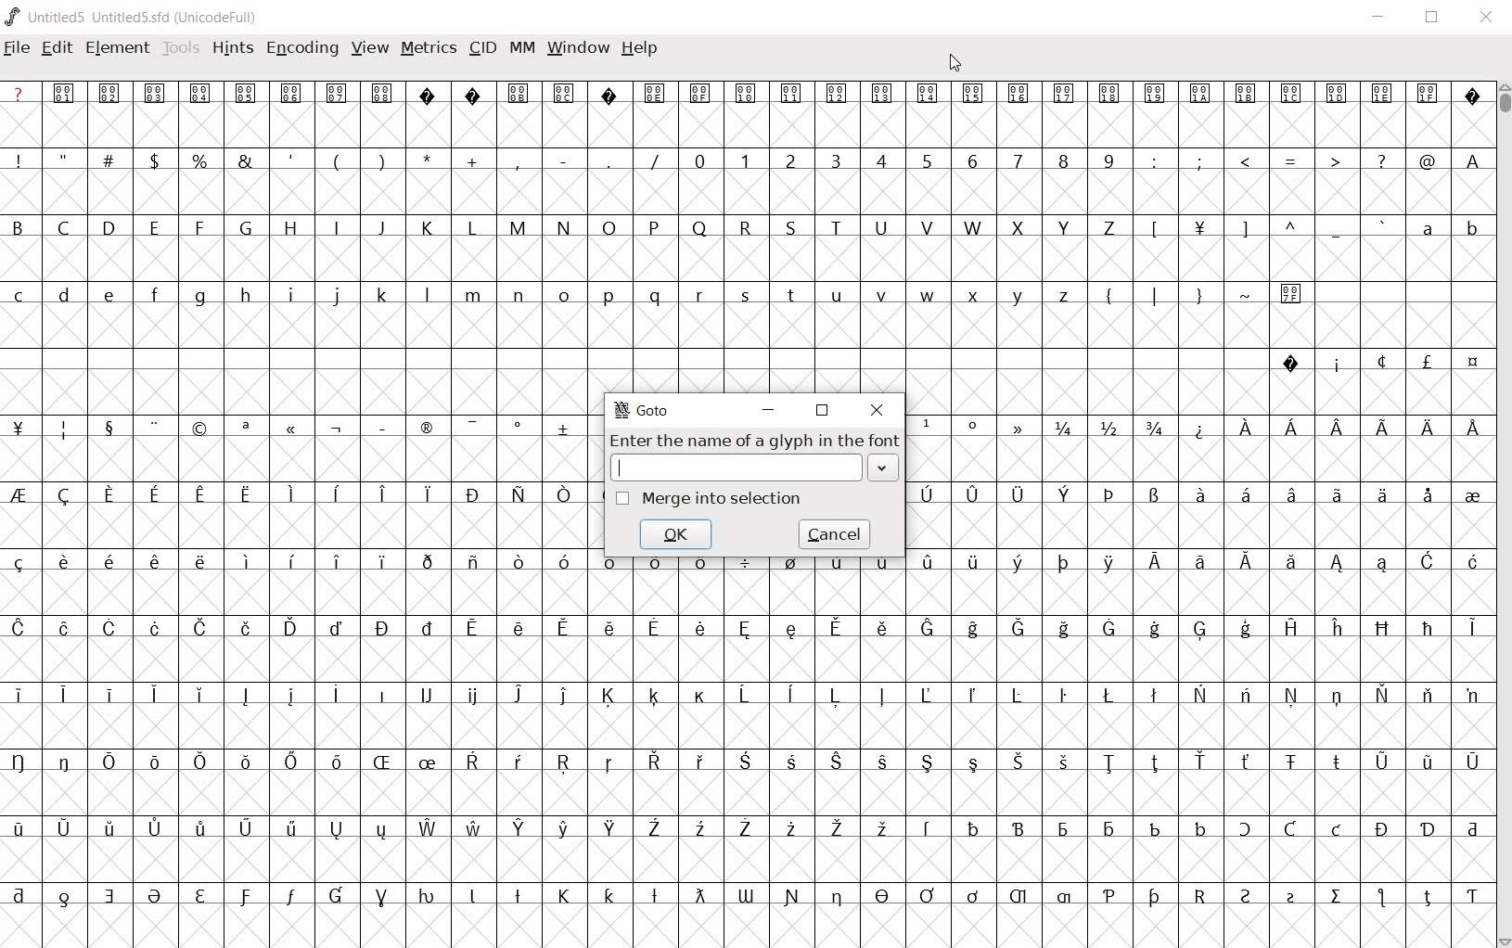  I want to click on Symbol, so click(200, 496).